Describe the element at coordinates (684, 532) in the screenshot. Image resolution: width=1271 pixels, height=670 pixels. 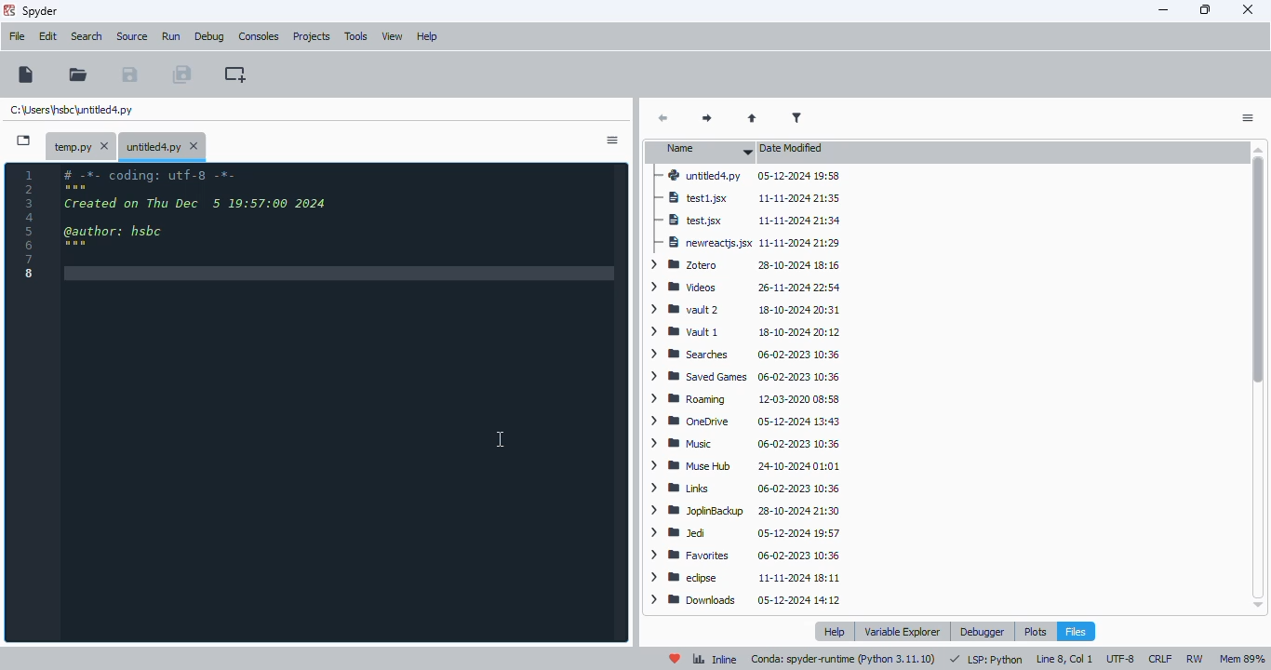
I see `Jedi` at that location.